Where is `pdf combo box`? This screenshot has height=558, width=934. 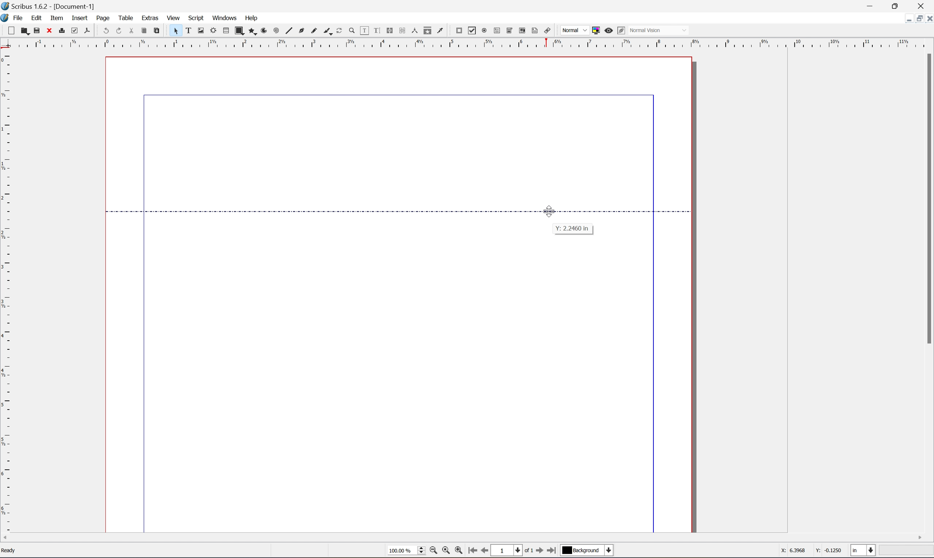 pdf combo box is located at coordinates (510, 32).